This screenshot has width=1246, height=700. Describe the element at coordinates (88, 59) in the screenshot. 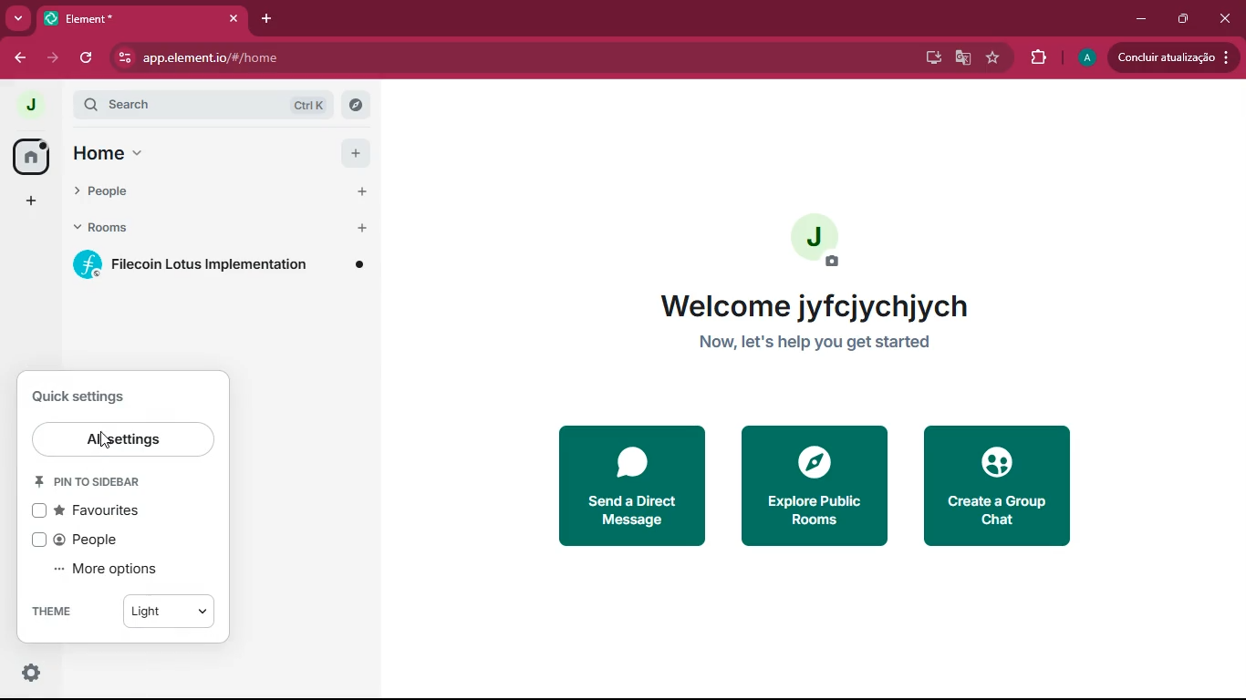

I see `refresh` at that location.